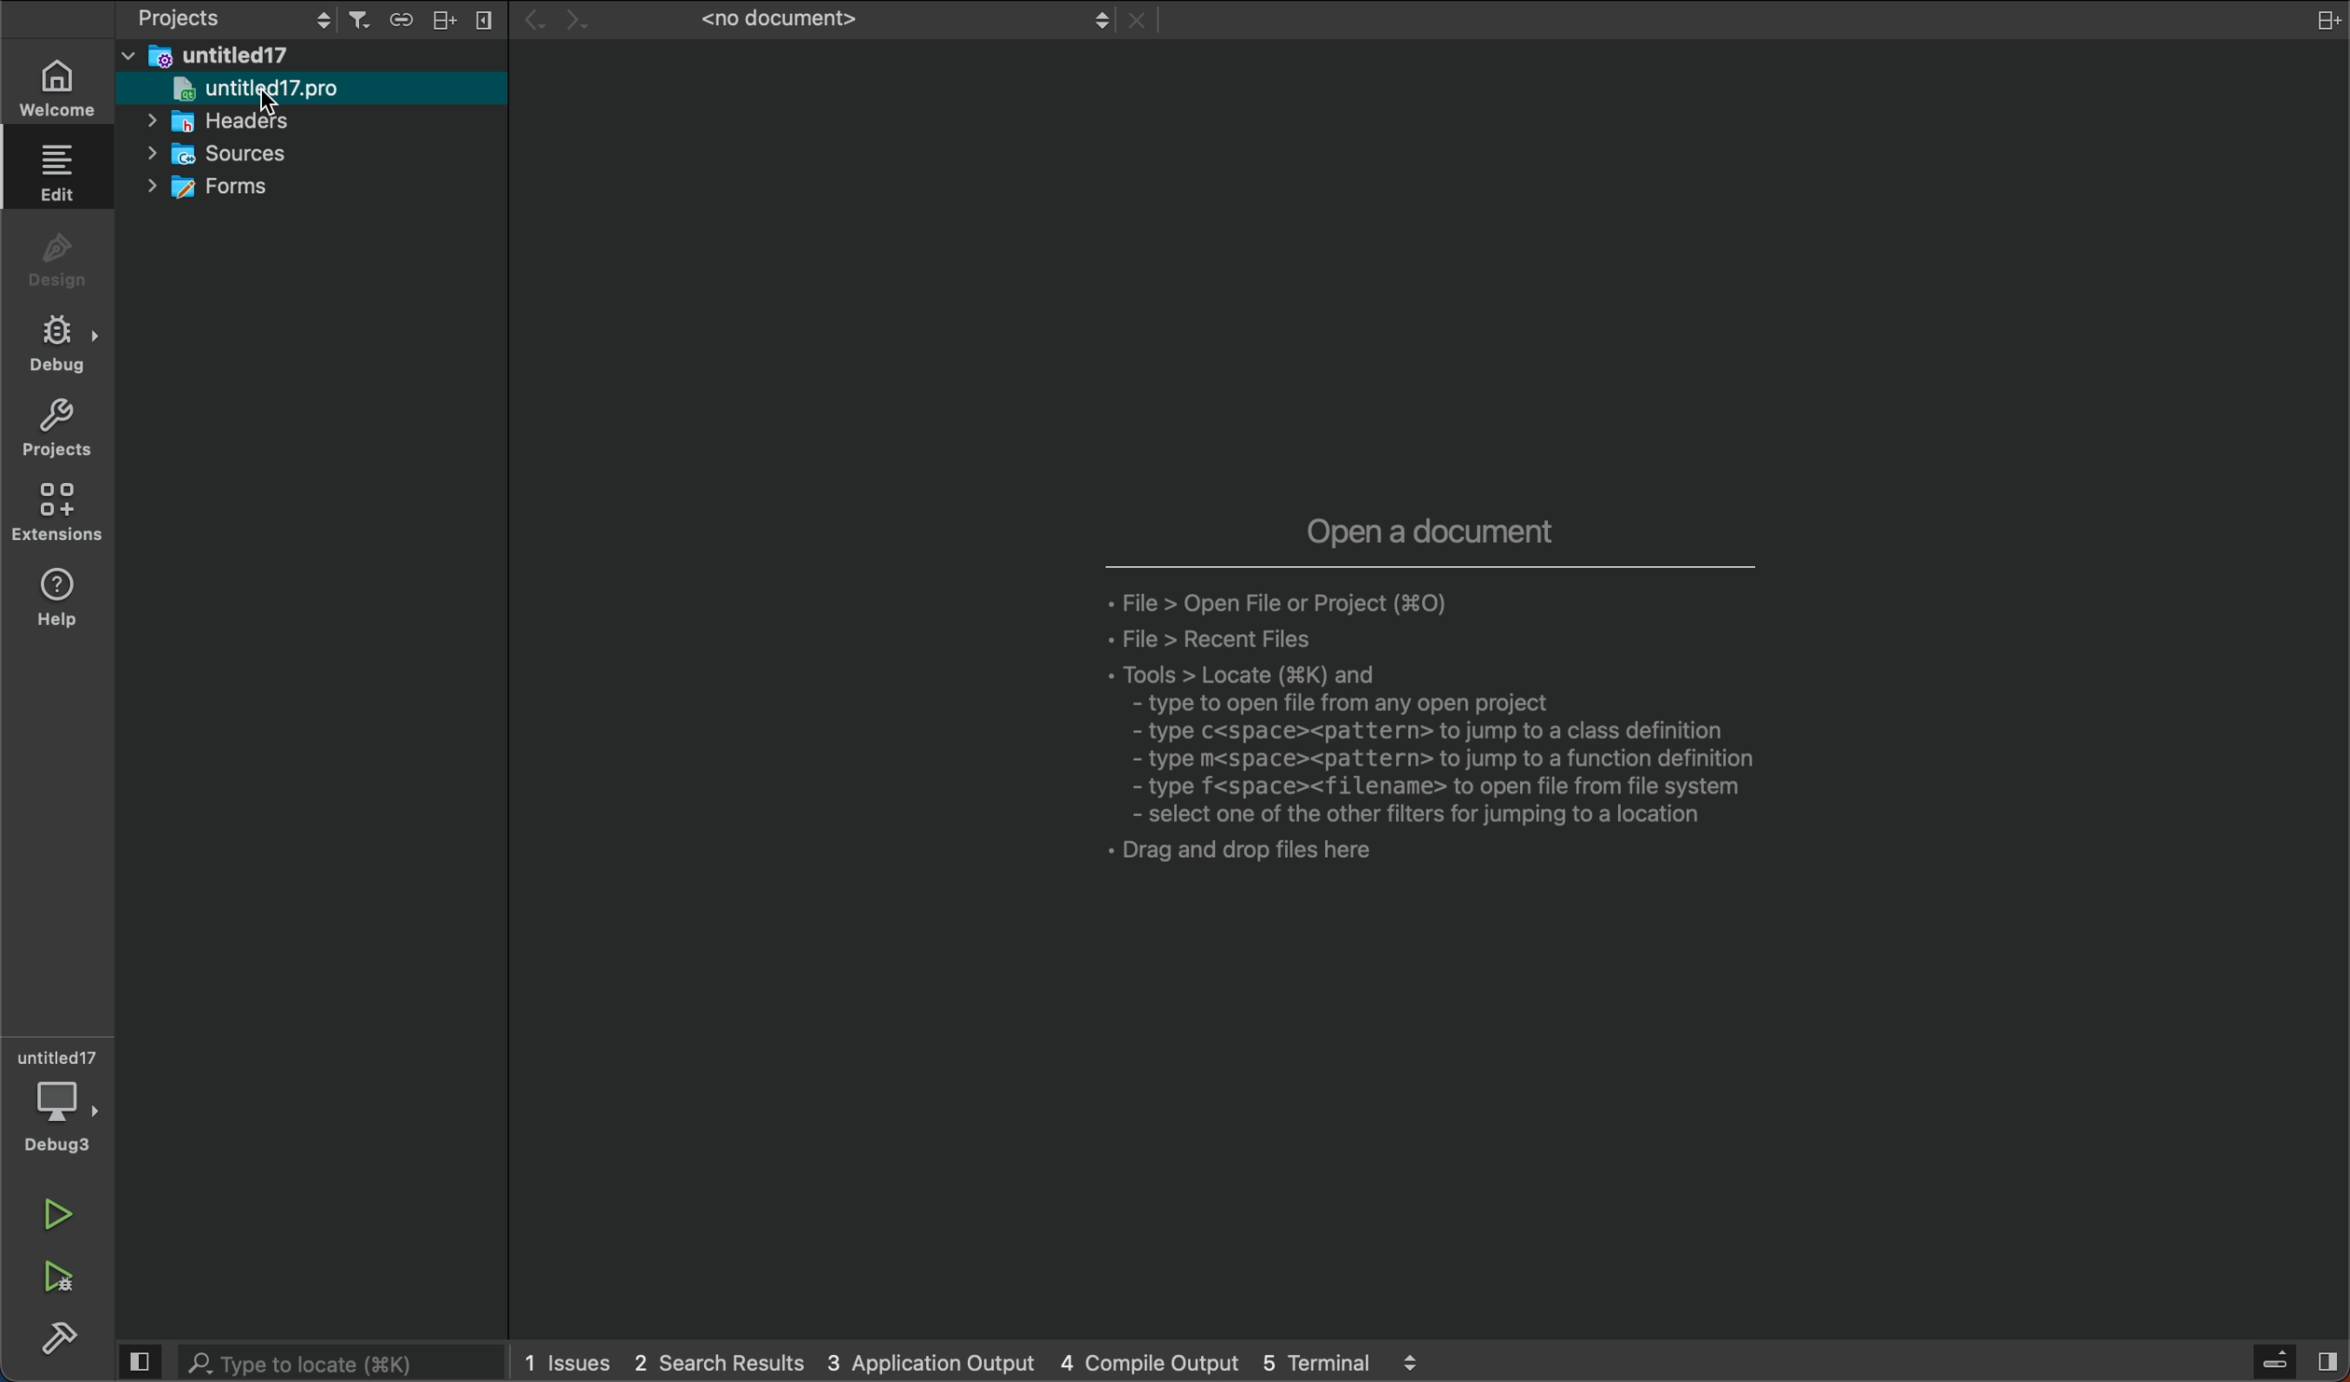 This screenshot has width=2350, height=1382. Describe the element at coordinates (1156, 1362) in the screenshot. I see `4 compile output` at that location.